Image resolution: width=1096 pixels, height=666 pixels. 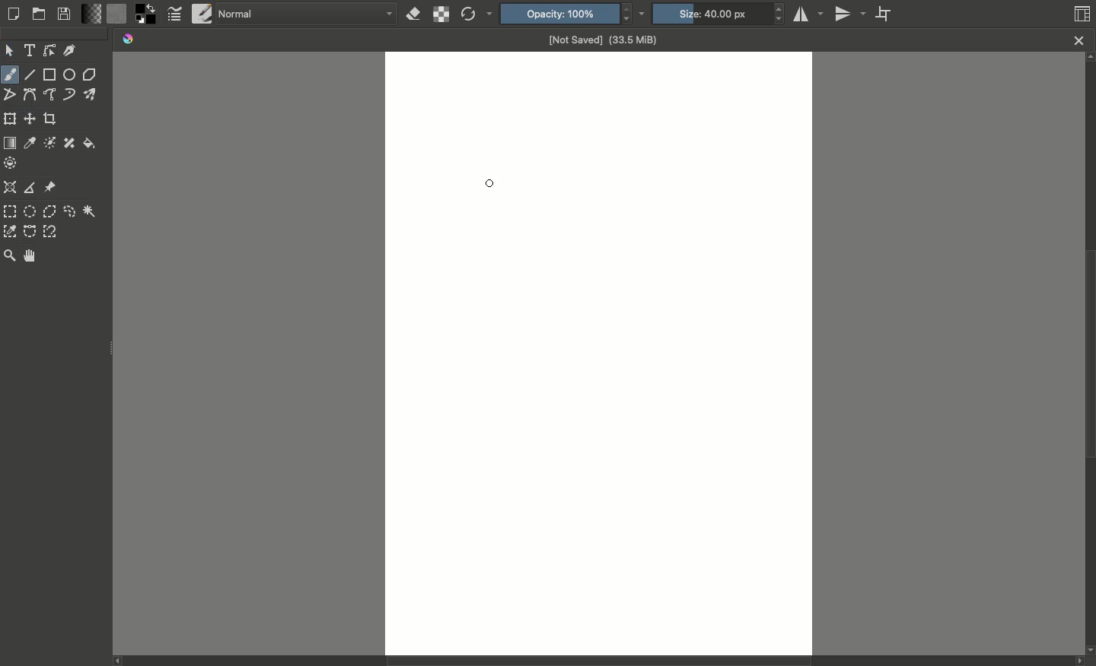 I want to click on Close, so click(x=1078, y=40).